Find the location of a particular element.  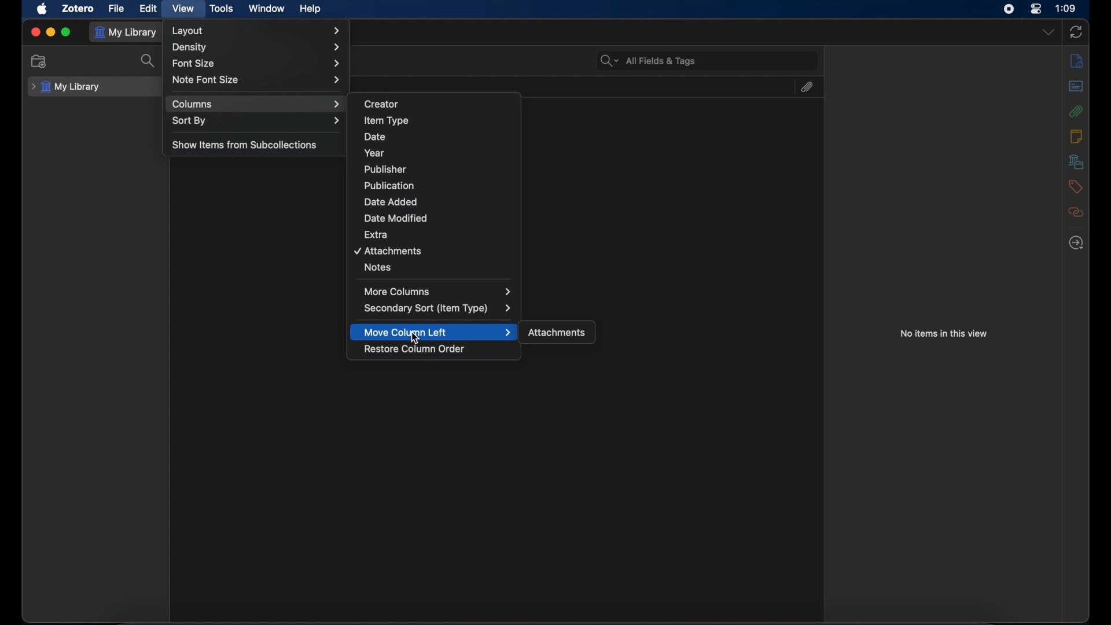

tools is located at coordinates (222, 9).